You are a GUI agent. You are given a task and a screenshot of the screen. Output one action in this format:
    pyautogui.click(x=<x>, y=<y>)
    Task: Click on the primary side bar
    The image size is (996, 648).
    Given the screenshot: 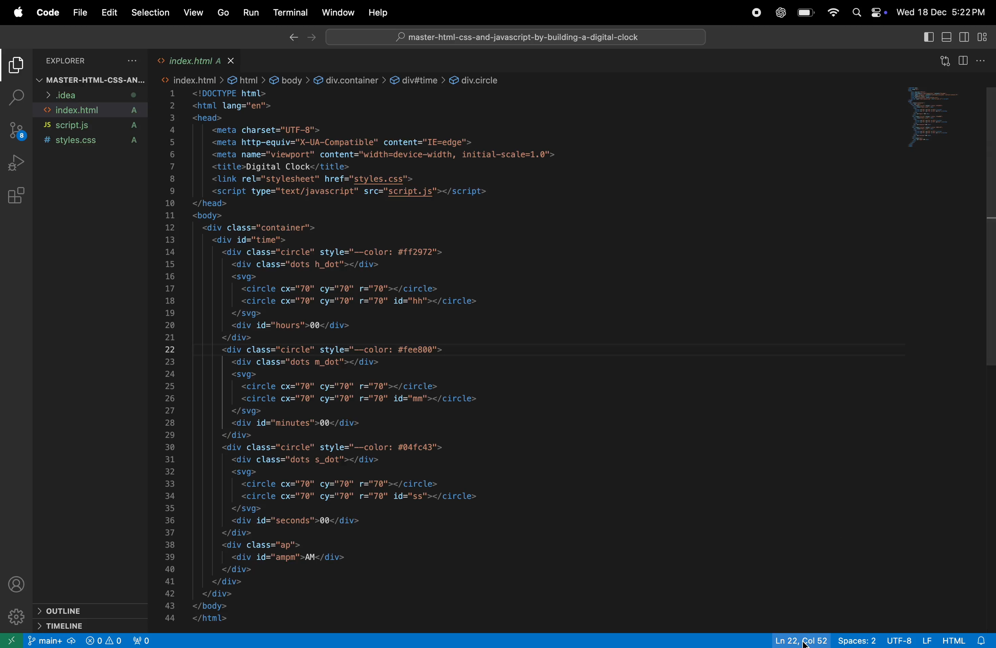 What is the action you would take?
    pyautogui.click(x=927, y=38)
    